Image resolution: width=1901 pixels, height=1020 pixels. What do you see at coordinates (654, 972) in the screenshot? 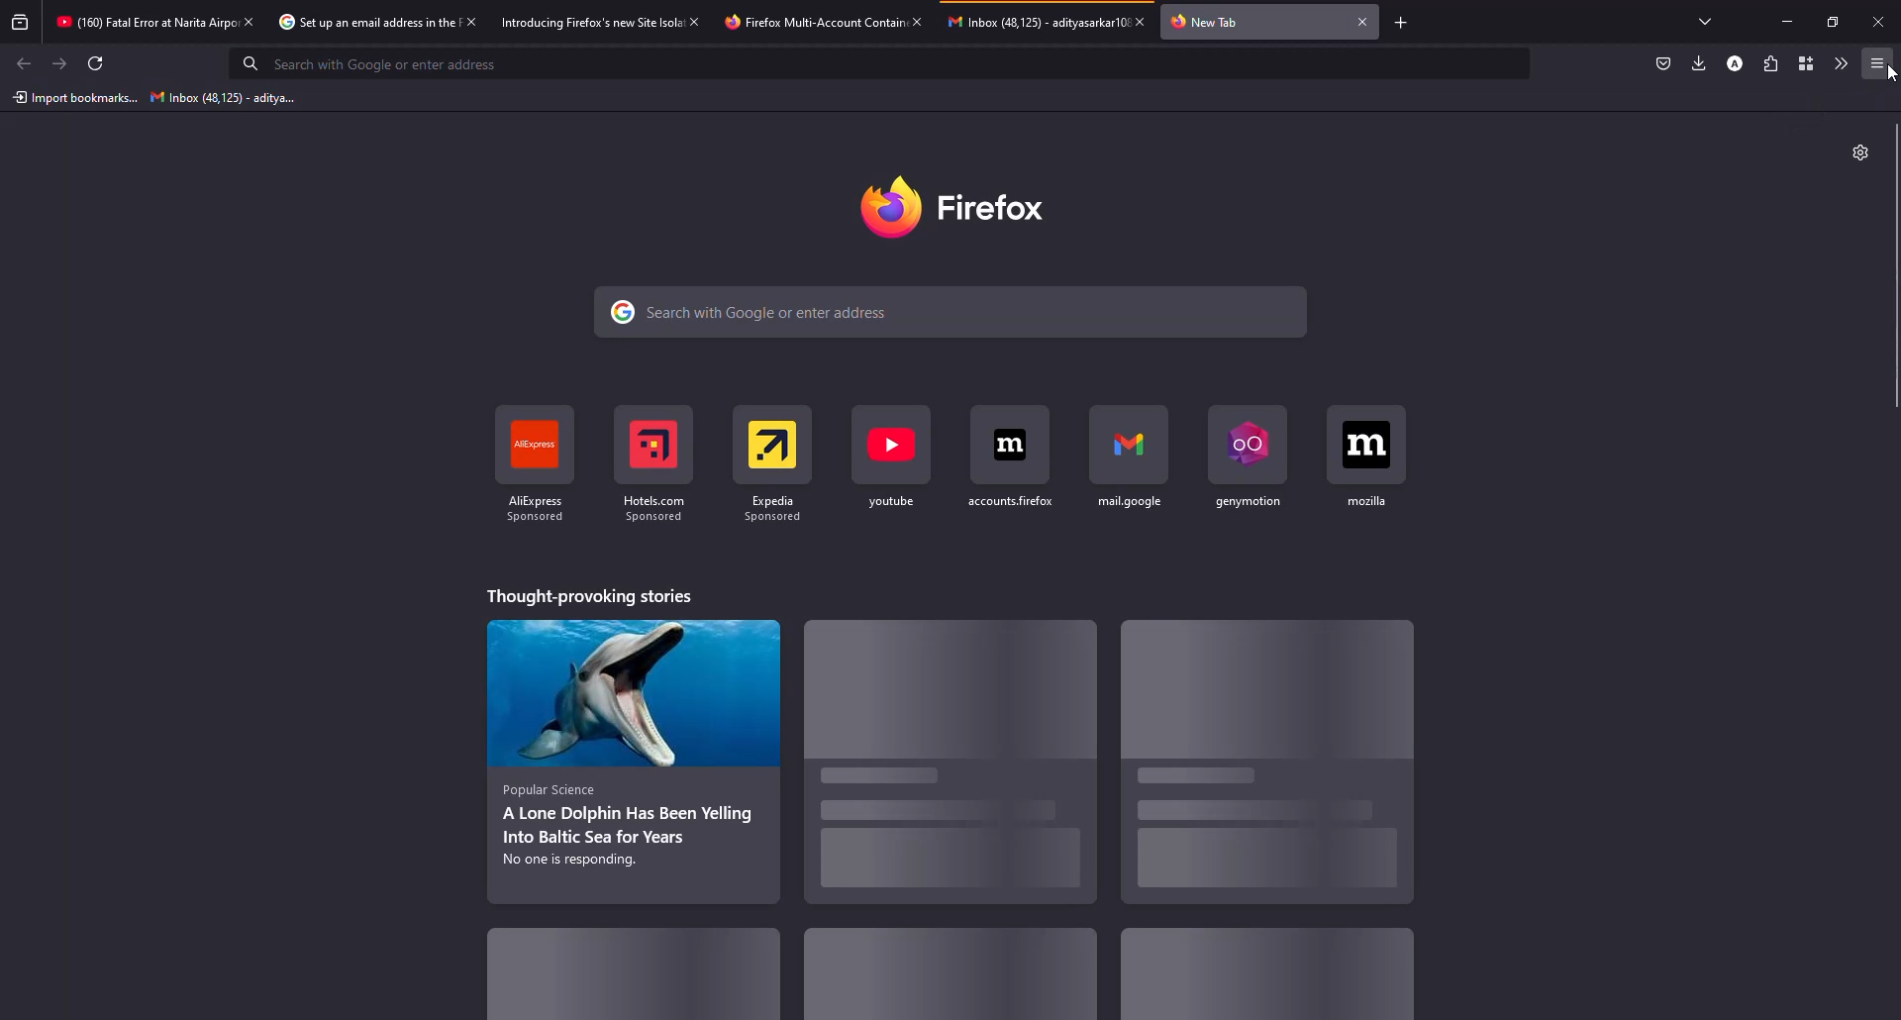
I see `stories` at bounding box center [654, 972].